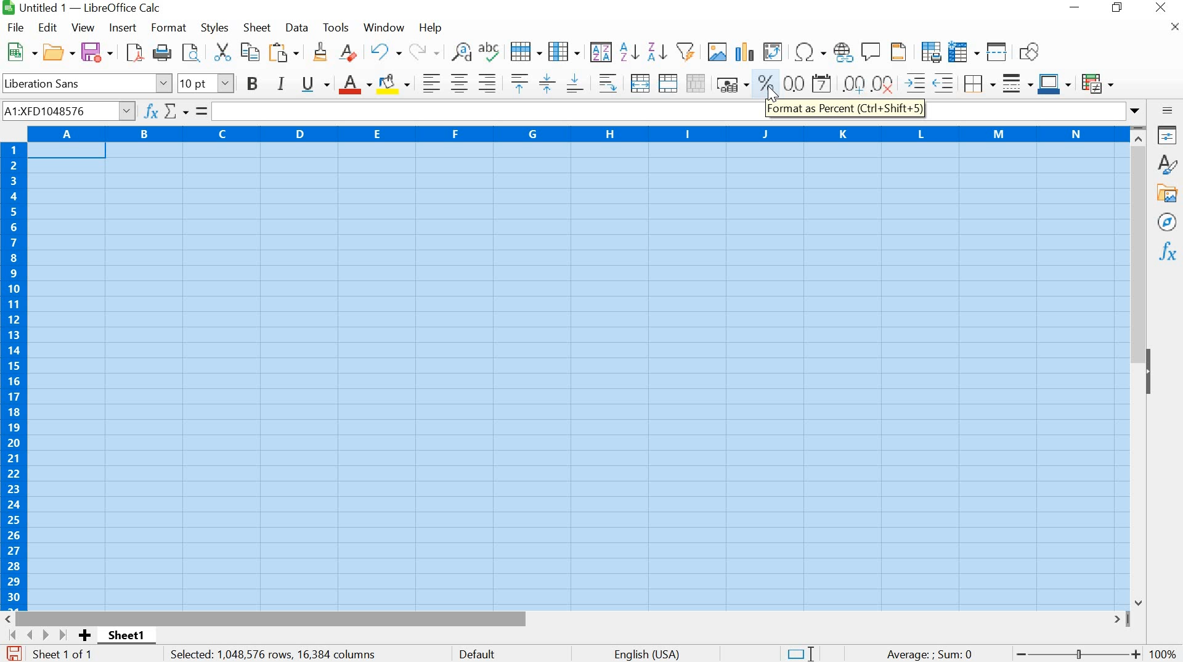  Describe the element at coordinates (720, 54) in the screenshot. I see `Insert Image` at that location.